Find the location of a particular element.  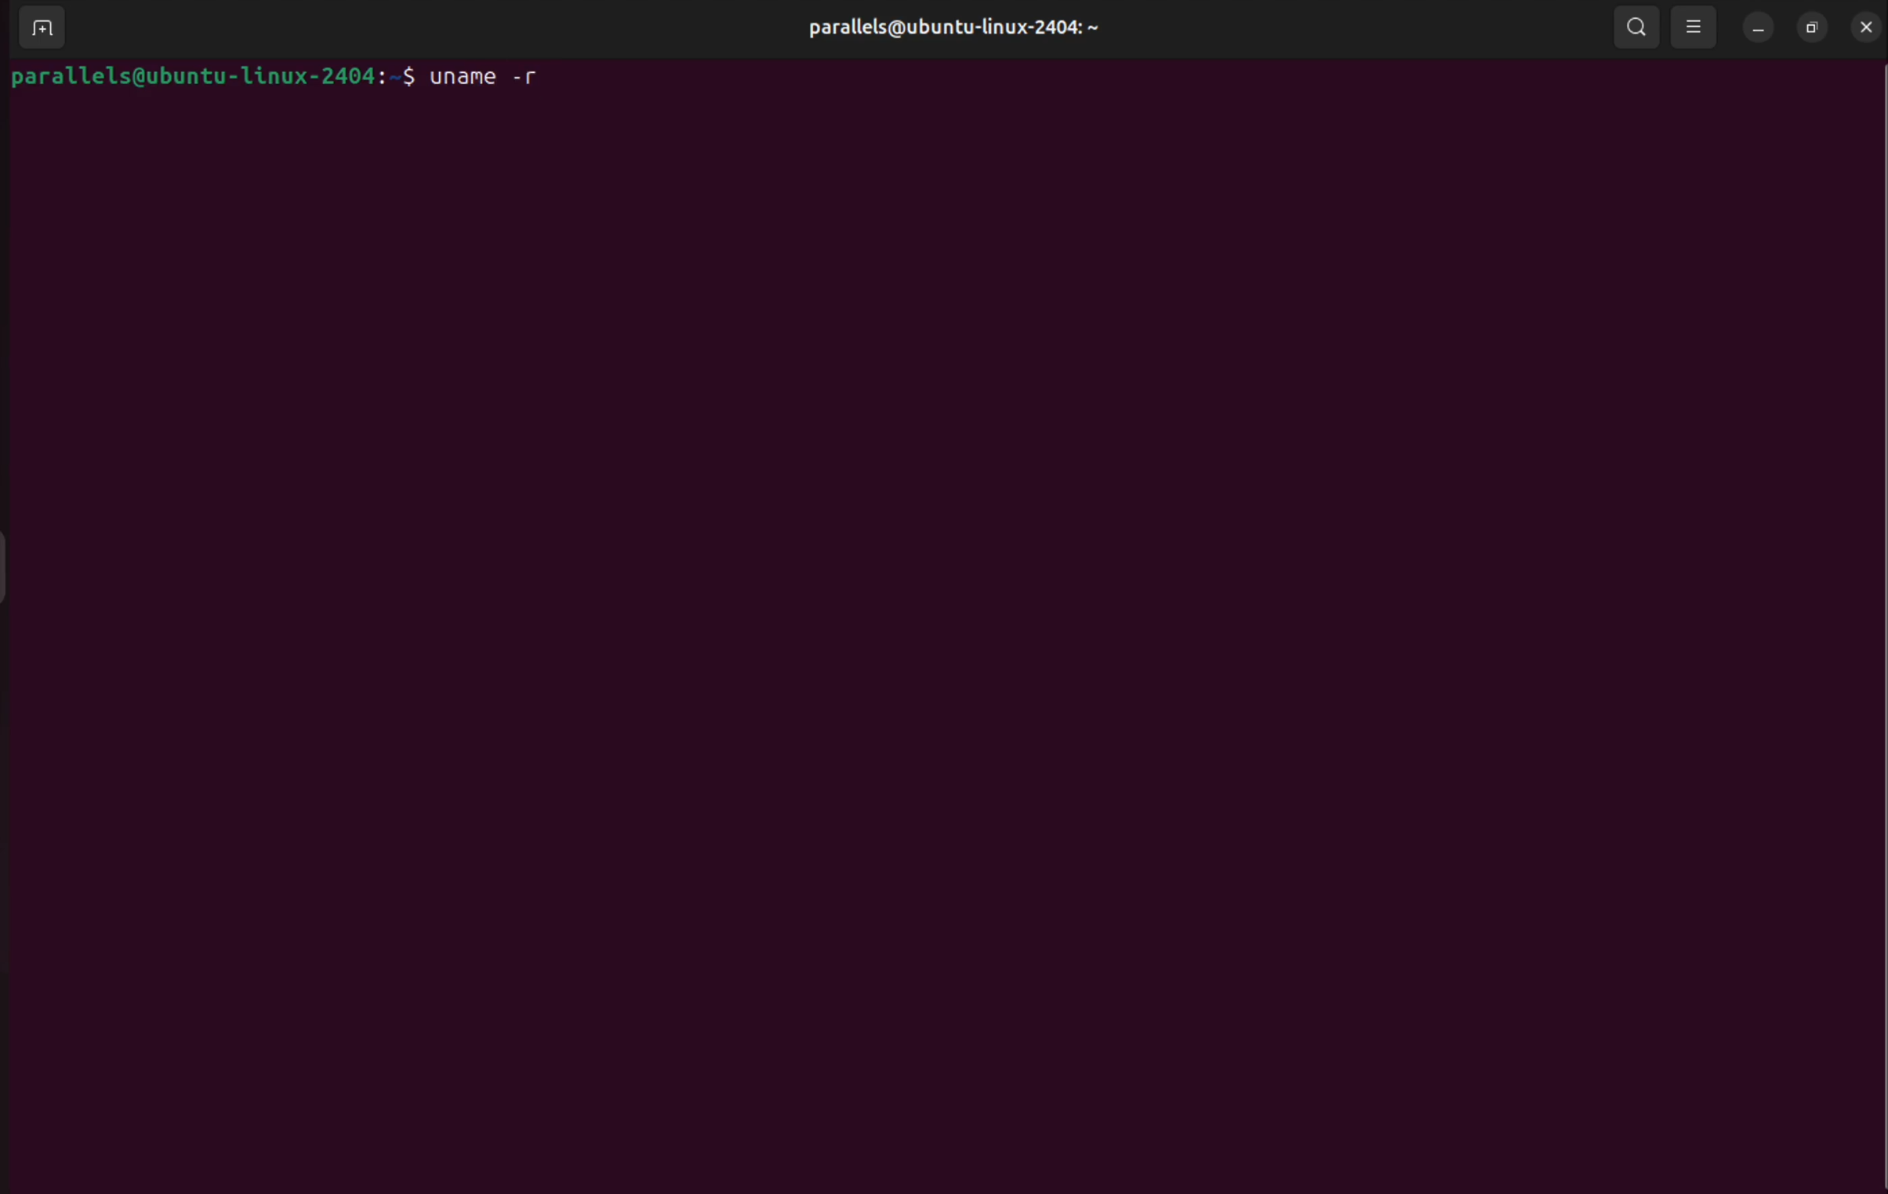

search is located at coordinates (1633, 28).